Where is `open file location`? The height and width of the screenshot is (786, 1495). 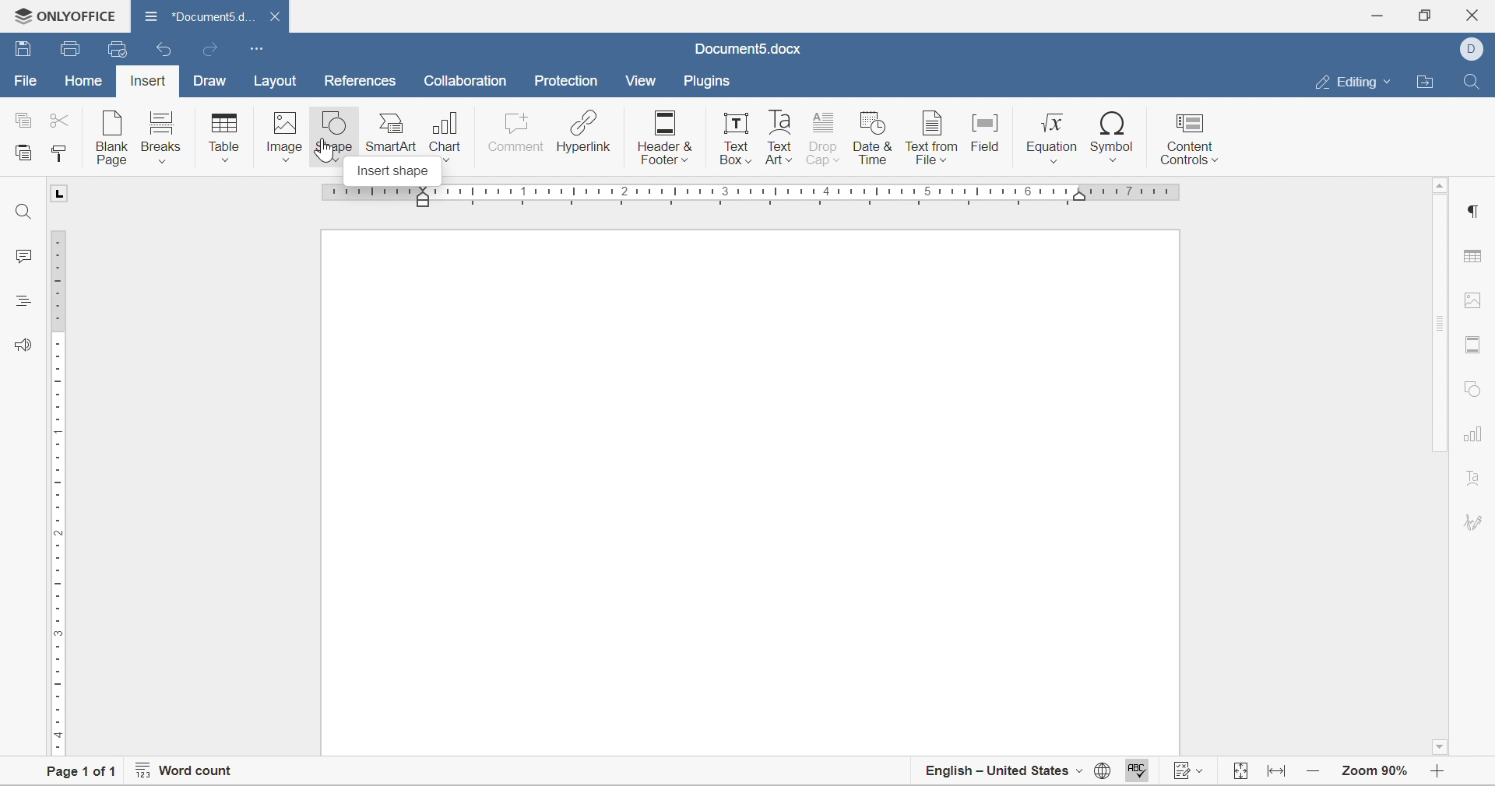 open file location is located at coordinates (1425, 81).